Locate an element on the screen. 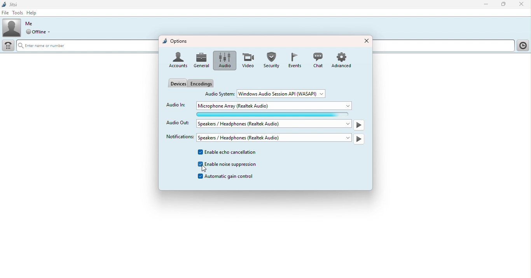 This screenshot has width=531, height=278. Automatic gain control is located at coordinates (227, 177).